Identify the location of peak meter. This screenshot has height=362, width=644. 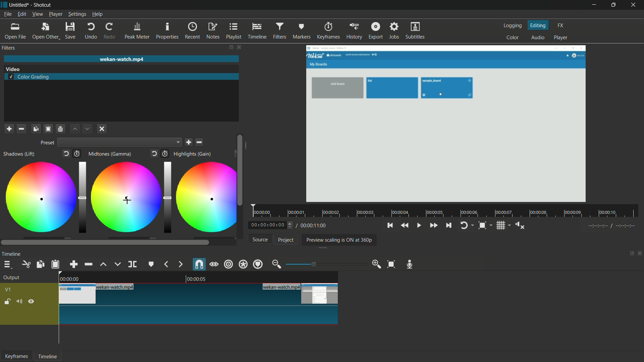
(138, 31).